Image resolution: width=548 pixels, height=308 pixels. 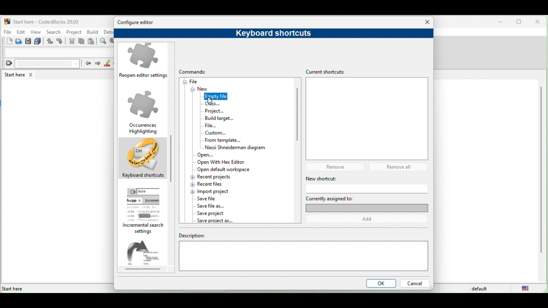 I want to click on open with hex editor, so click(x=226, y=162).